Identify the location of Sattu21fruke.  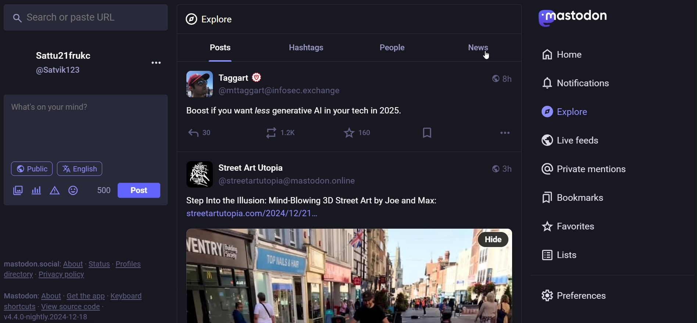
(68, 52).